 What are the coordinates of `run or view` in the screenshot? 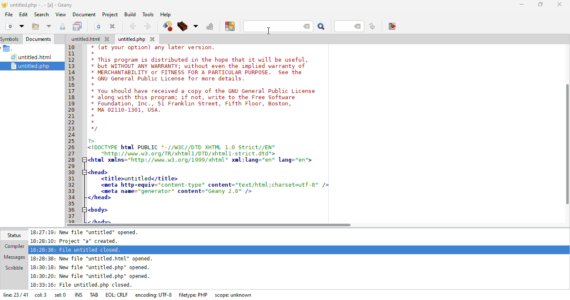 It's located at (210, 26).